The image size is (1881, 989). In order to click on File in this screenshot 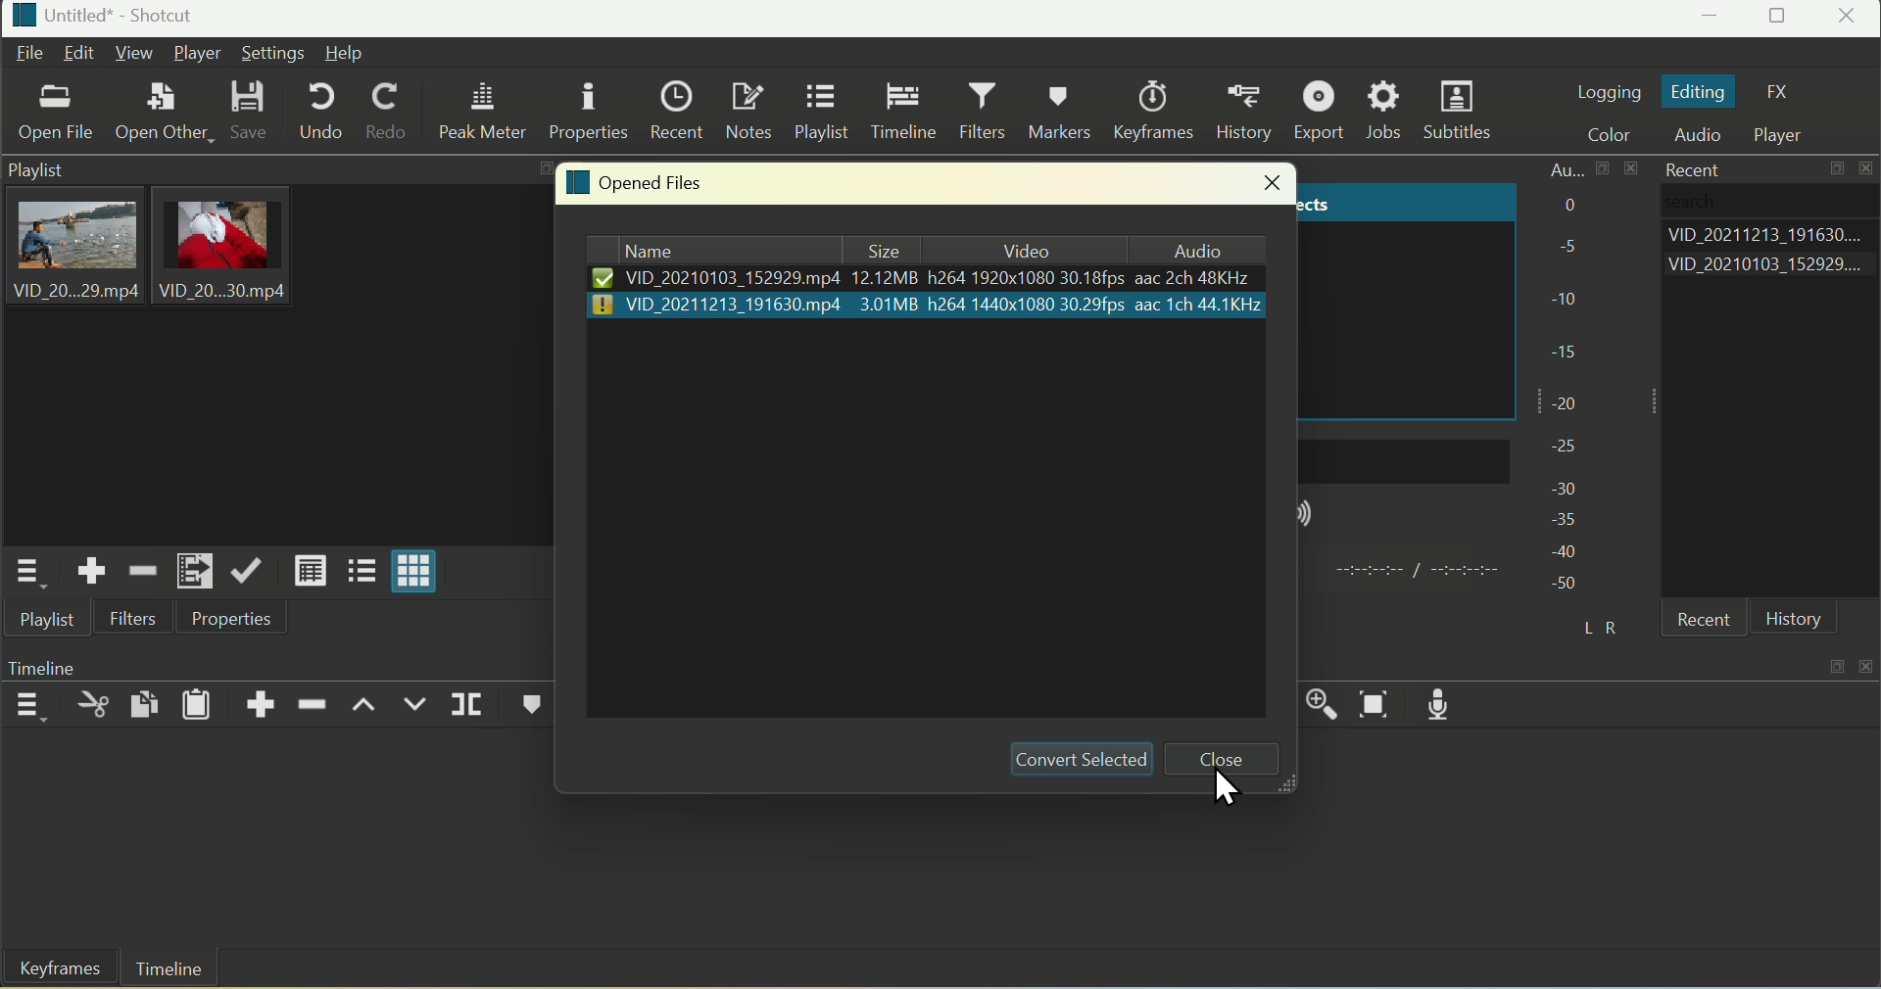, I will do `click(29, 55)`.